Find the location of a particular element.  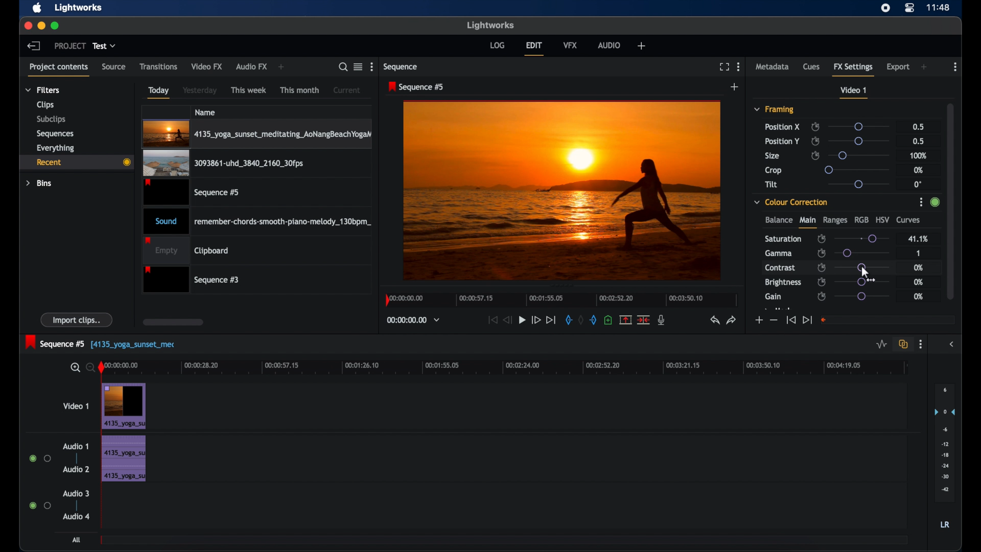

export is located at coordinates (898, 67).